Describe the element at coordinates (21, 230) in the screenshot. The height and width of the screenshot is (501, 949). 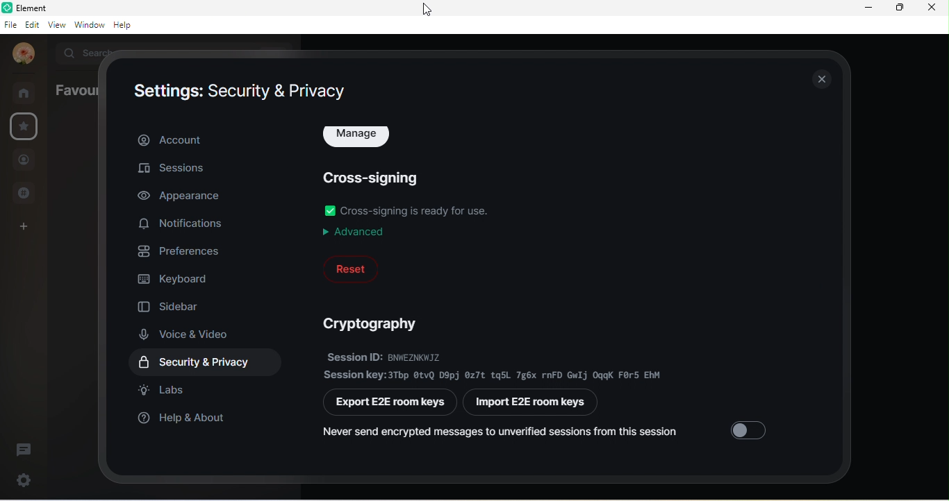
I see `add space` at that location.